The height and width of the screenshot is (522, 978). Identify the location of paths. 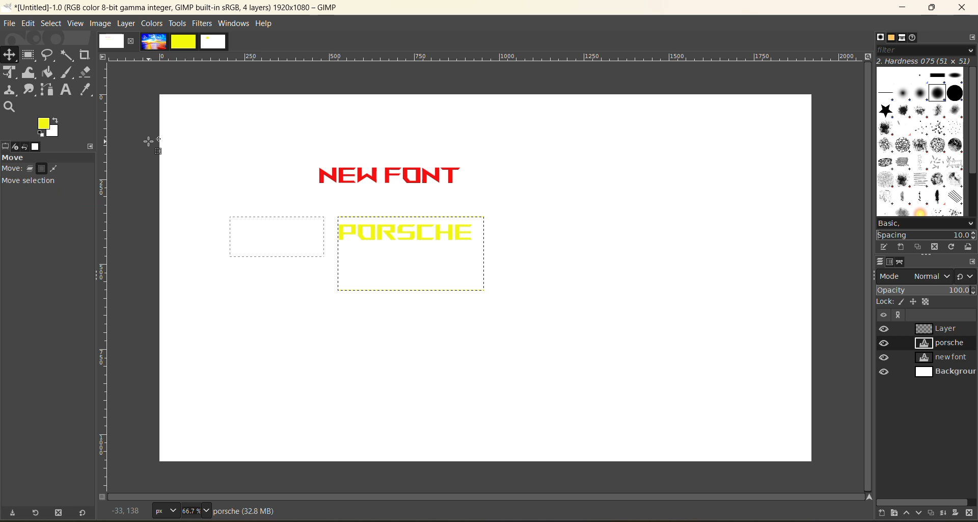
(905, 262).